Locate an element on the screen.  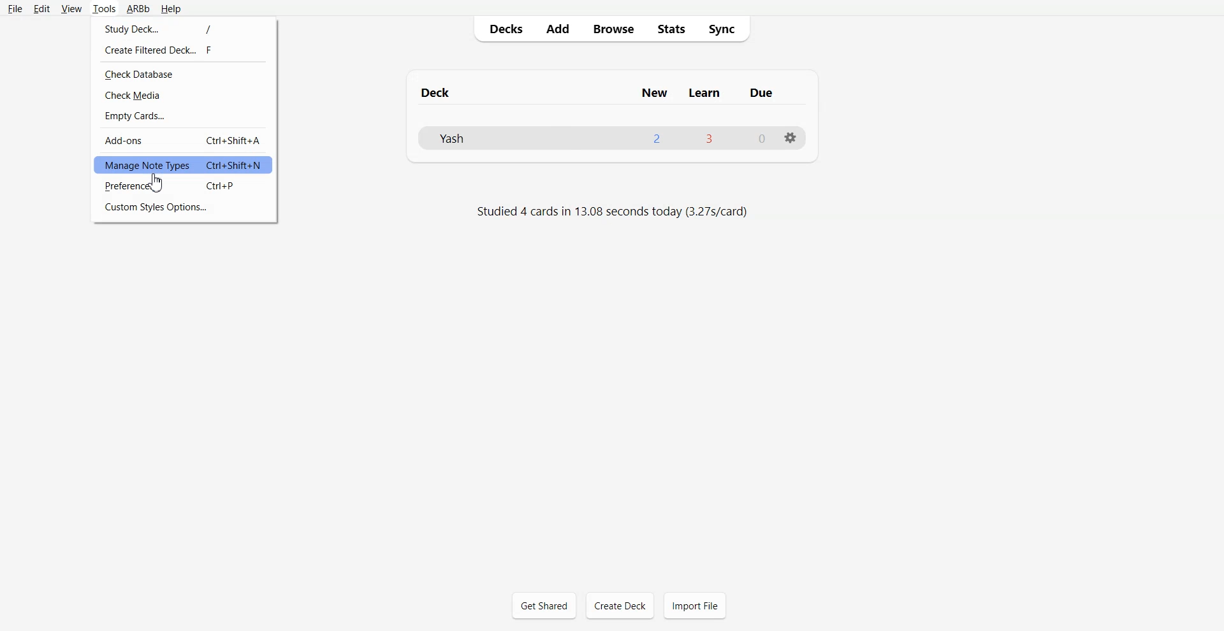
Browse is located at coordinates (613, 28).